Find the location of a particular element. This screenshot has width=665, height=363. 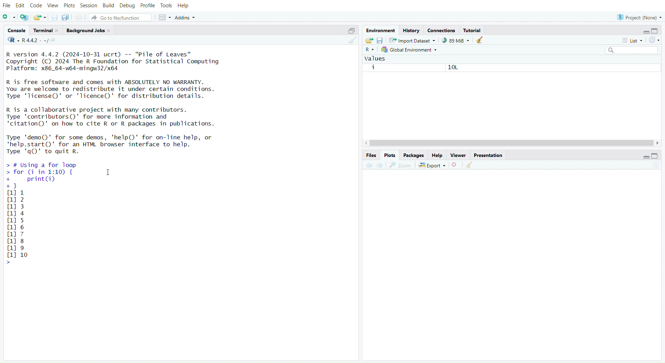

clear console is located at coordinates (351, 41).